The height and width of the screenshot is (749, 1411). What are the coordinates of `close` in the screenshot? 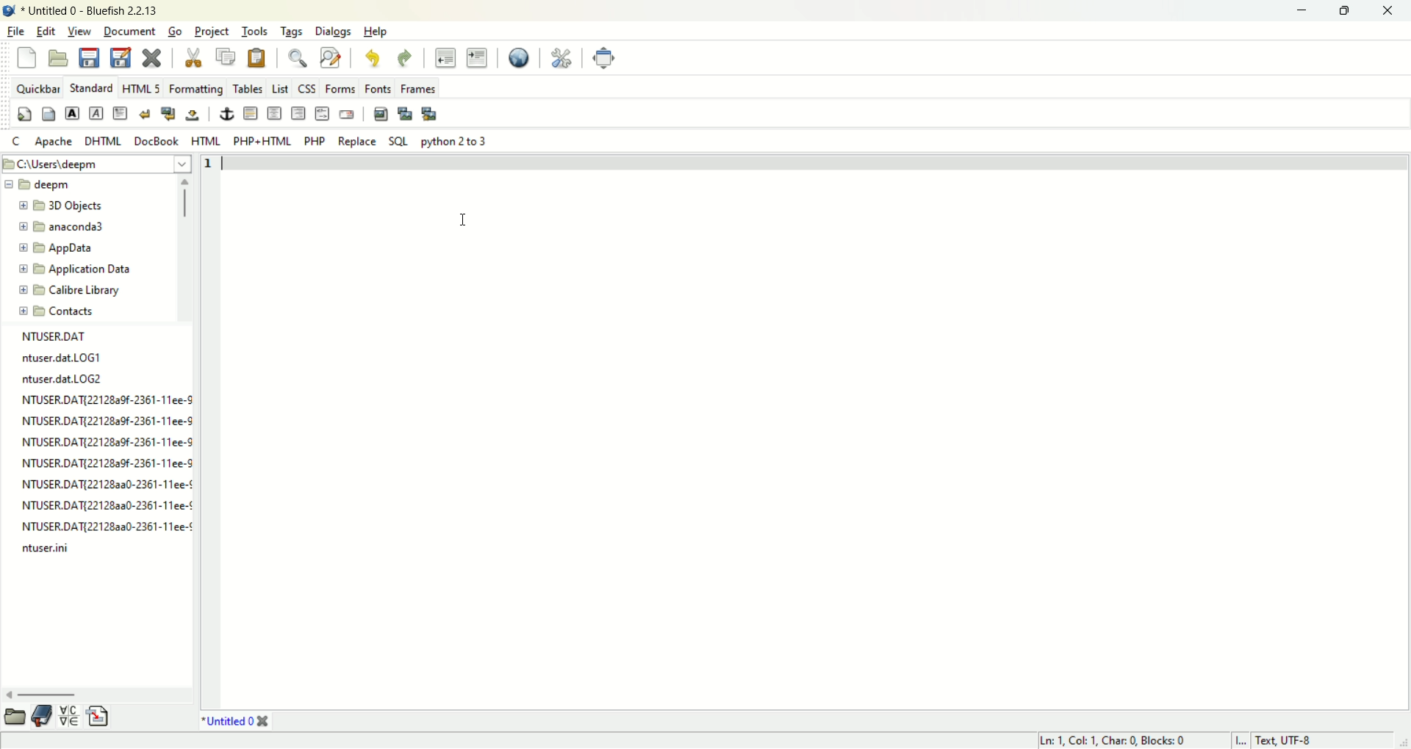 It's located at (1387, 11).